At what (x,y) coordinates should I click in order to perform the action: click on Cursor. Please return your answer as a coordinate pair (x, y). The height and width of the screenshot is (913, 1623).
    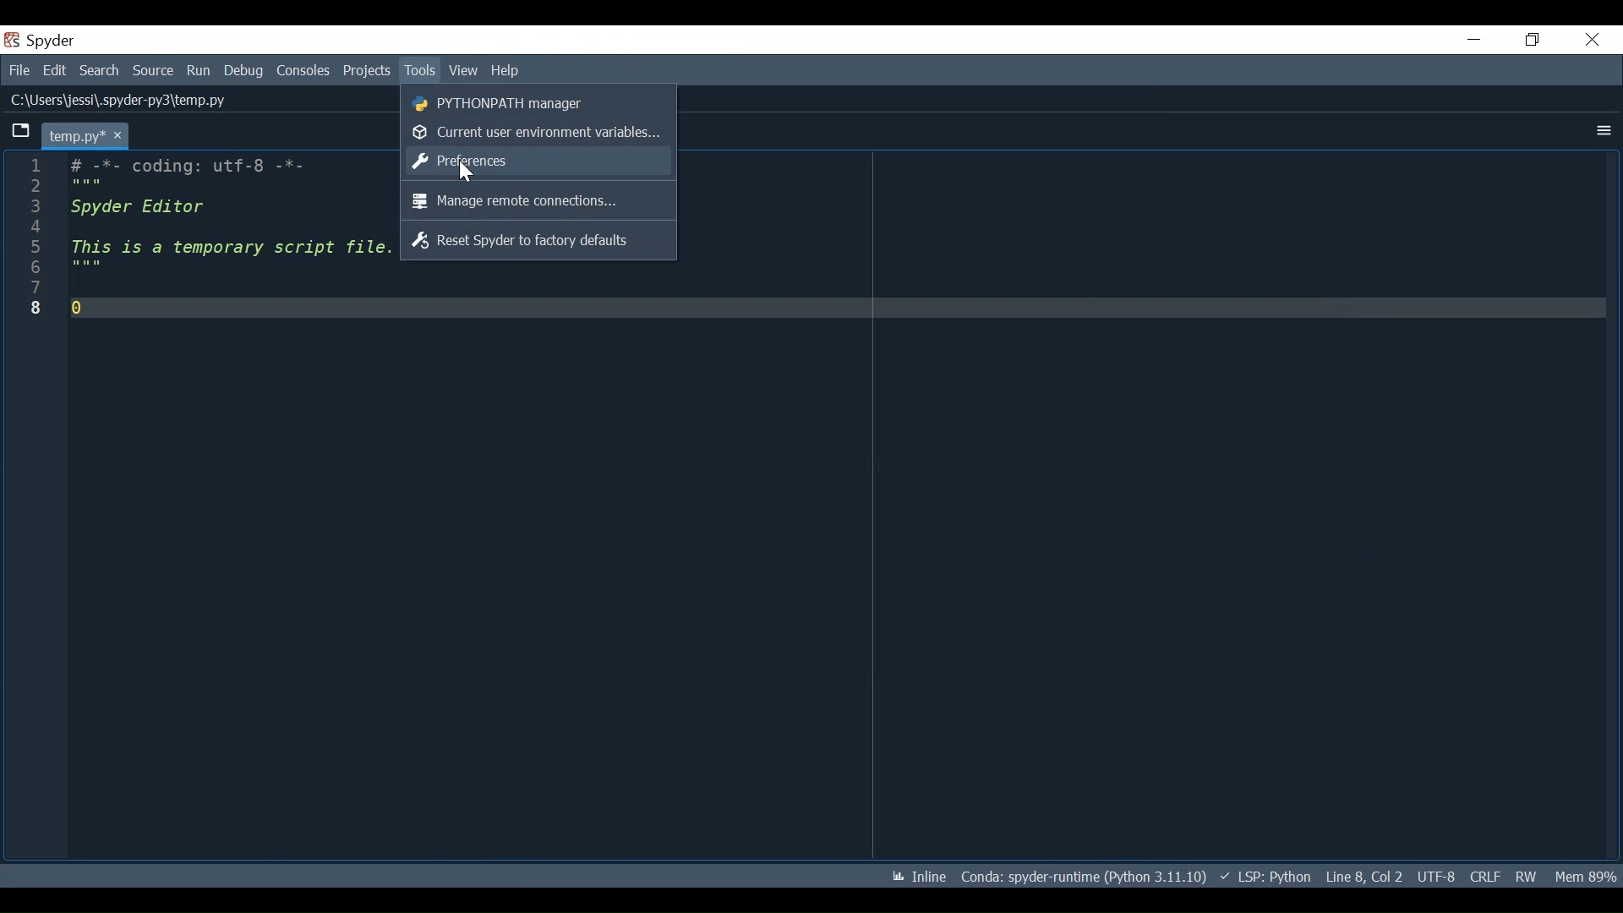
    Looking at the image, I should click on (467, 173).